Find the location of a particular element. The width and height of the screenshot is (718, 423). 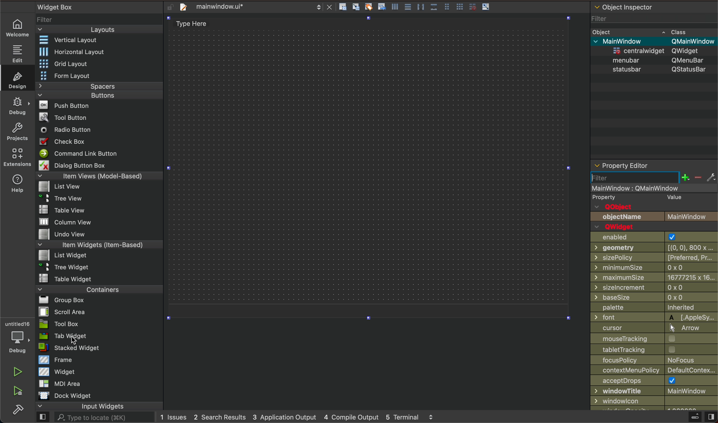

stacked Widget is located at coordinates (71, 347).